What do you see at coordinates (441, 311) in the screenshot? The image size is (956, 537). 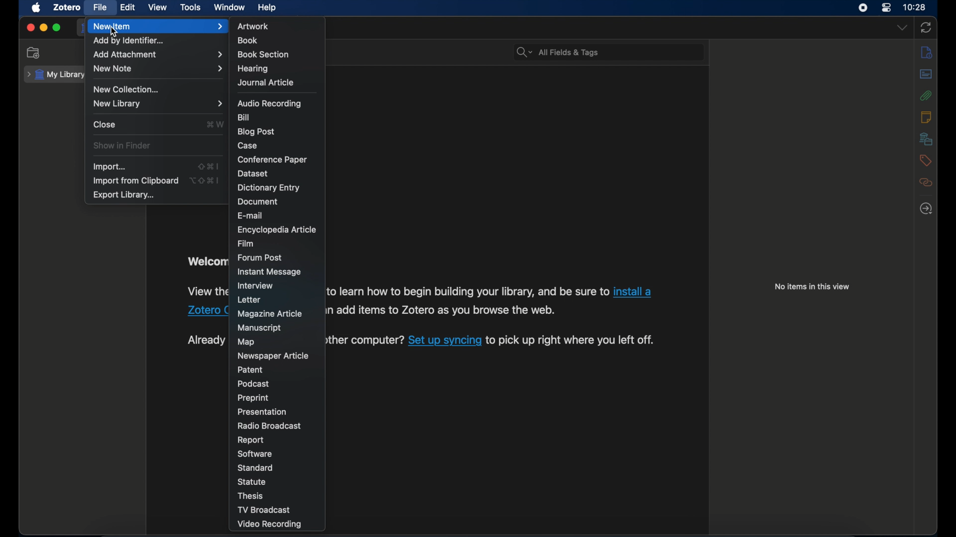 I see `link` at bounding box center [441, 311].